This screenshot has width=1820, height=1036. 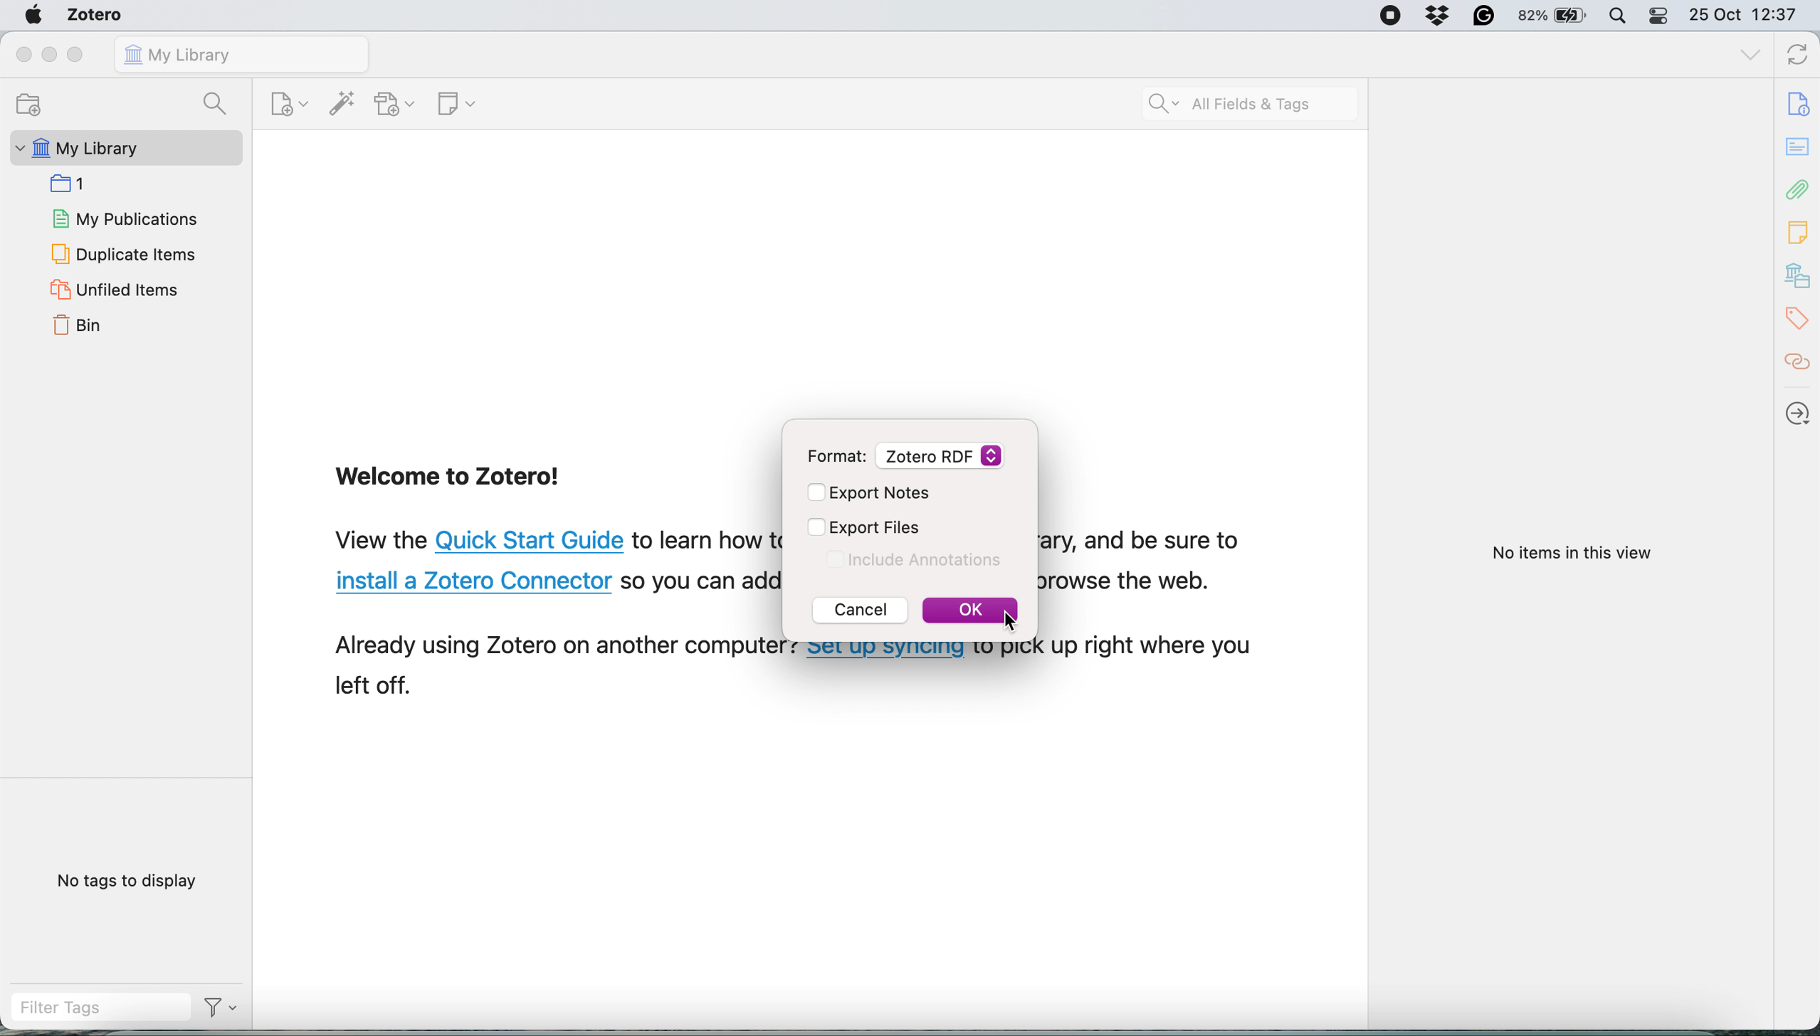 What do you see at coordinates (114, 291) in the screenshot?
I see `unfiled items` at bounding box center [114, 291].